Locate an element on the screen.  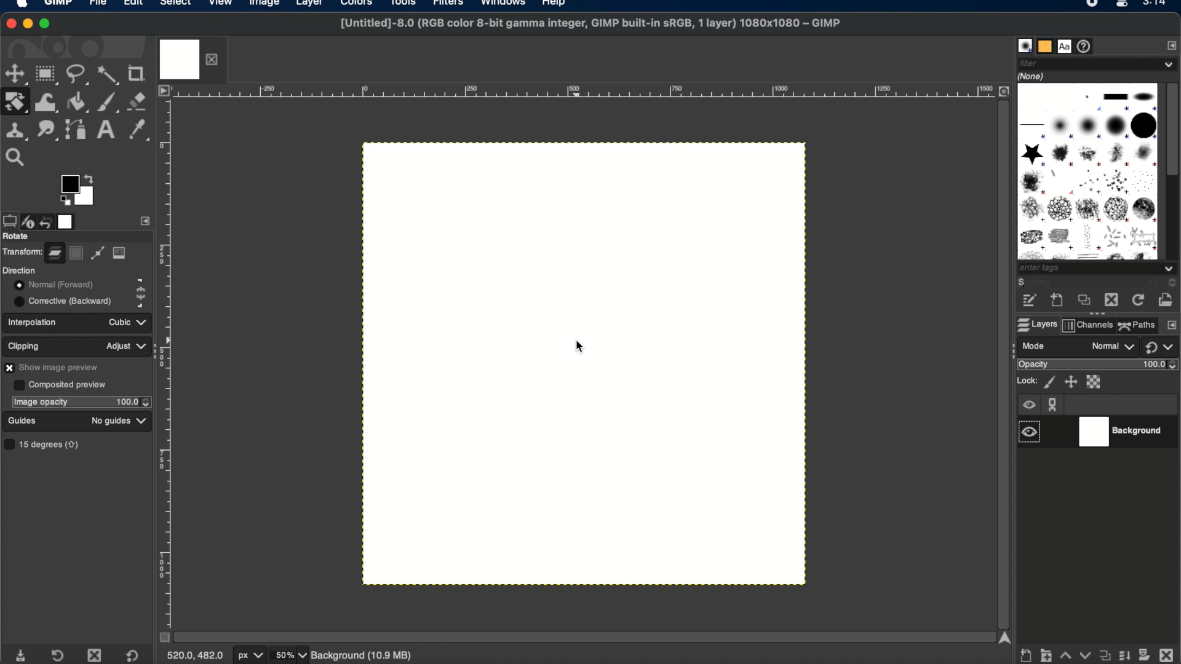
corrective backward icon is located at coordinates (139, 302).